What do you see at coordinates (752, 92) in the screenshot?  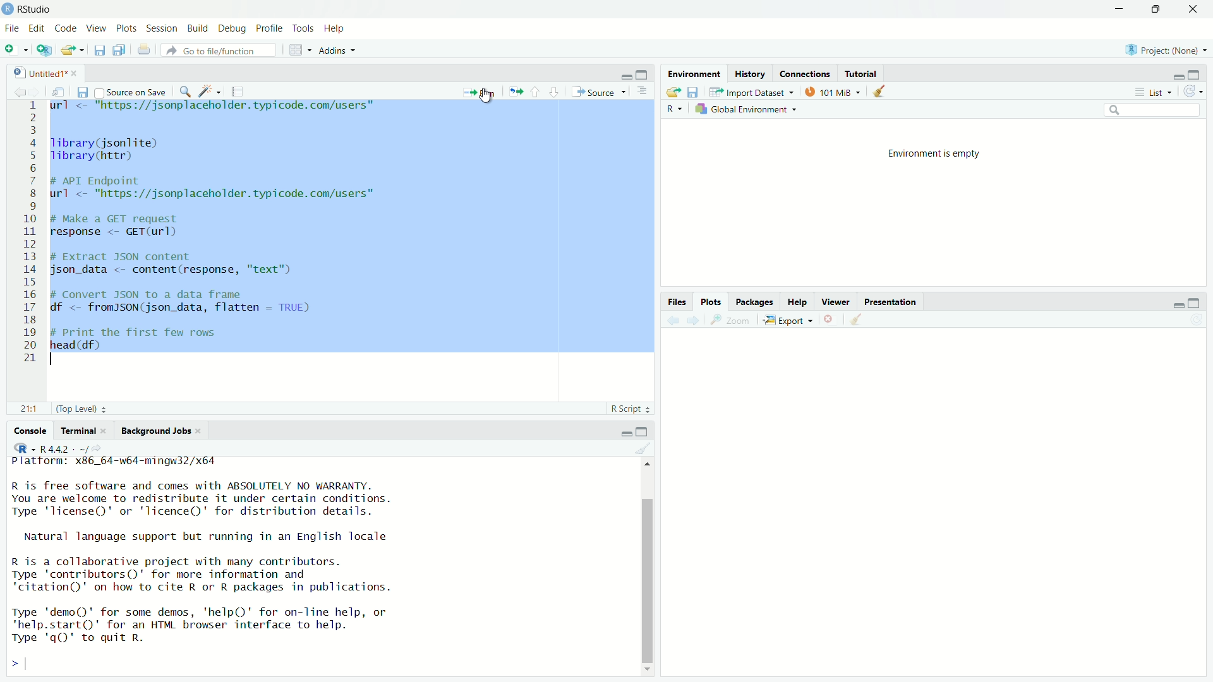 I see `Import Dataset ` at bounding box center [752, 92].